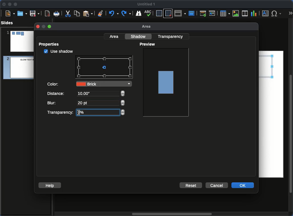  What do you see at coordinates (243, 185) in the screenshot?
I see `OK` at bounding box center [243, 185].